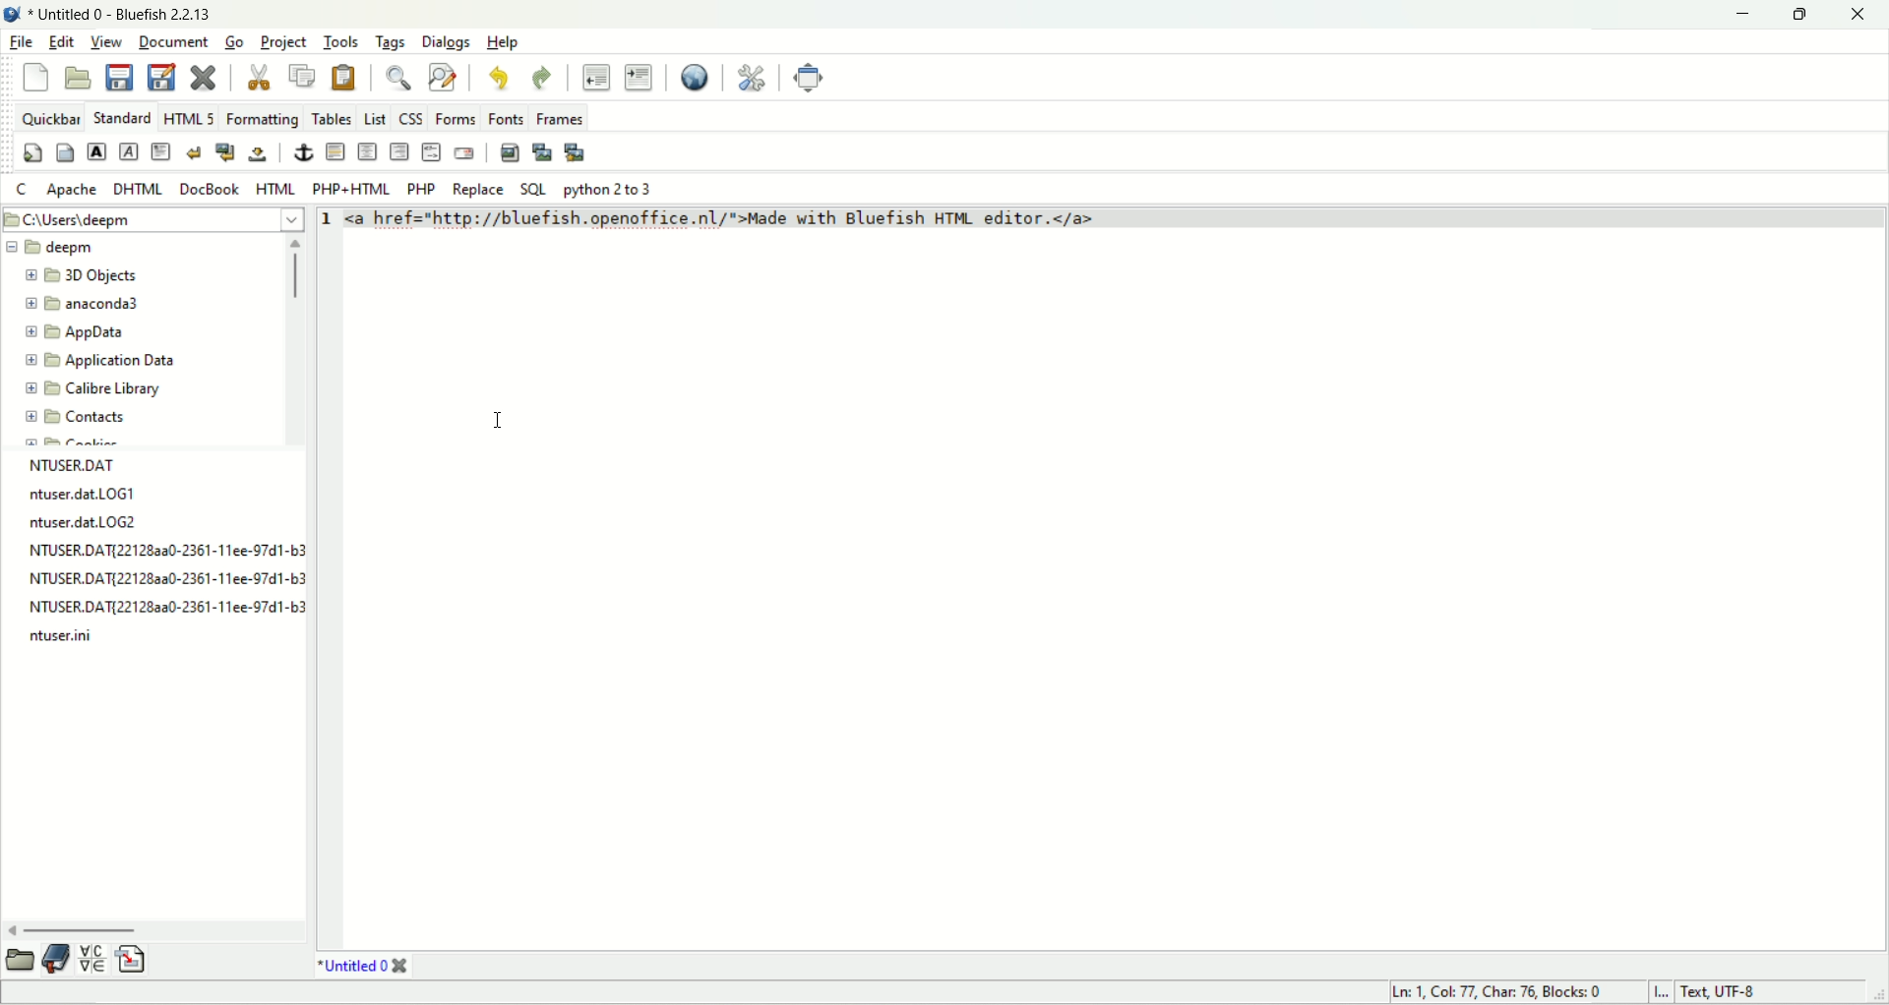  What do you see at coordinates (392, 42) in the screenshot?
I see `tags` at bounding box center [392, 42].